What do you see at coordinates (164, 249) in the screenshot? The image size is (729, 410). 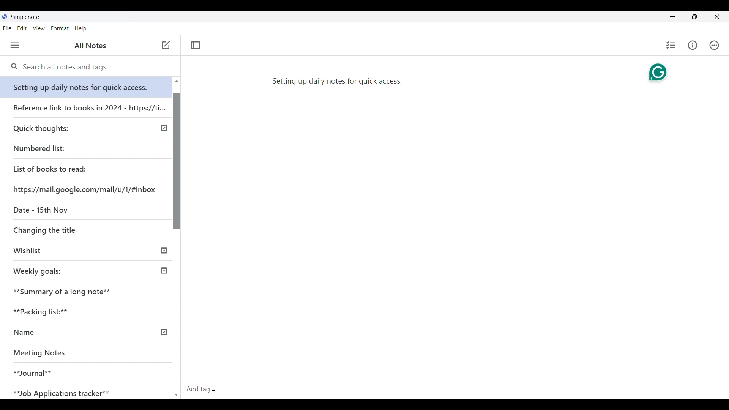 I see `published` at bounding box center [164, 249].